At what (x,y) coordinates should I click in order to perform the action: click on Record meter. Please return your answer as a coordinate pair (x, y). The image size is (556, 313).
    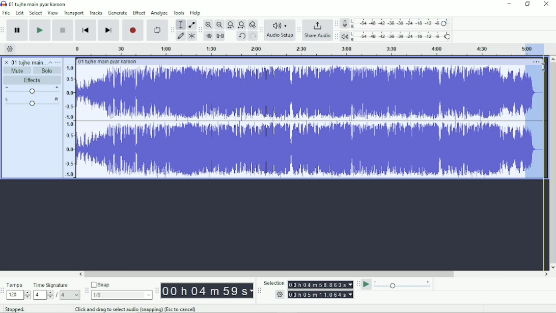
    Looking at the image, I should click on (396, 23).